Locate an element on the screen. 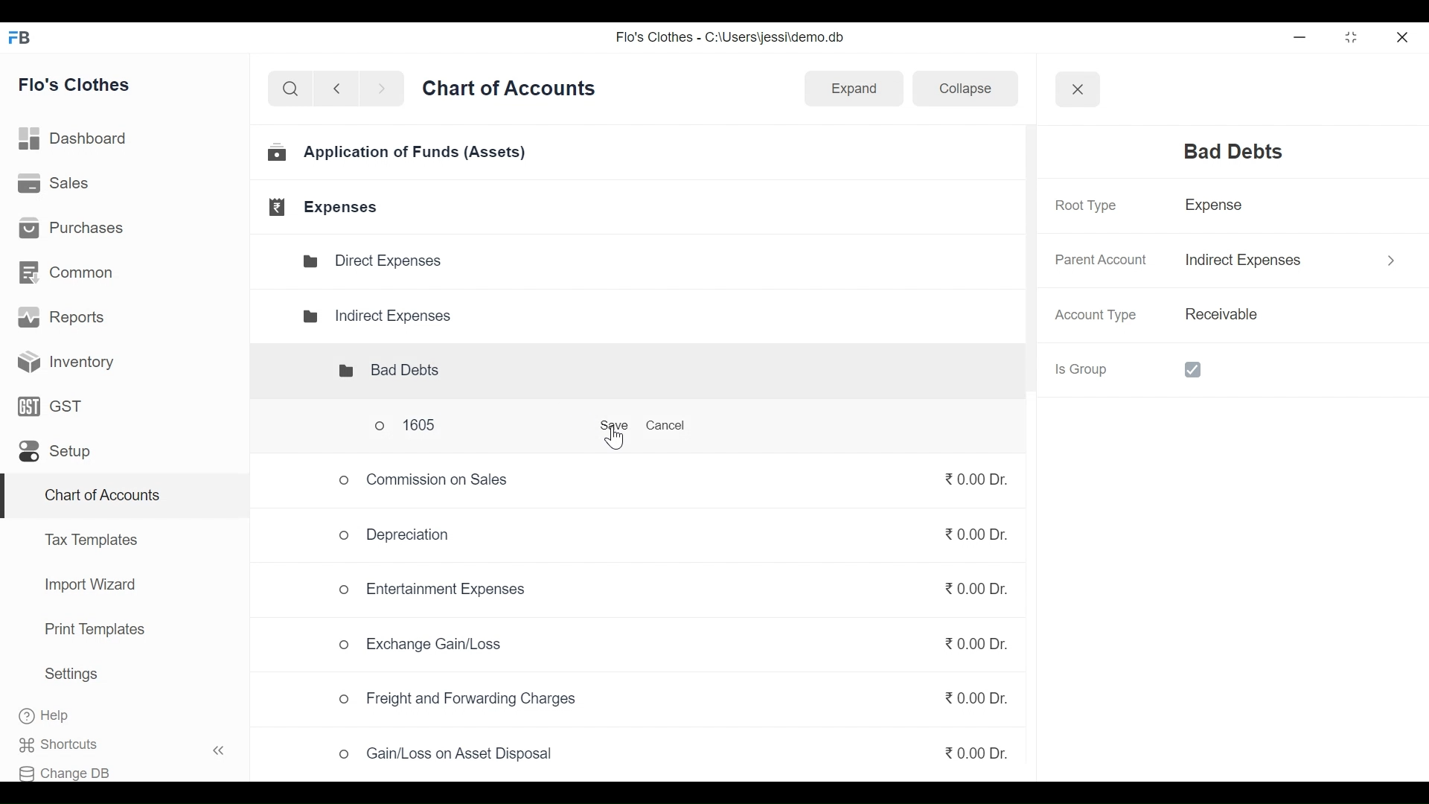  Close is located at coordinates (1076, 88).